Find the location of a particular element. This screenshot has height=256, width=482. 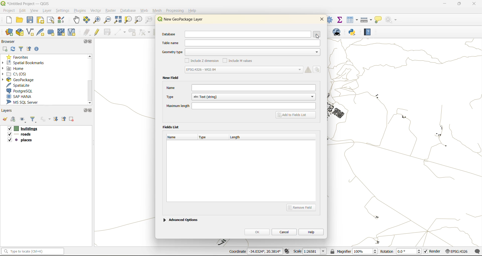

new shapefile layer is located at coordinates (30, 32).